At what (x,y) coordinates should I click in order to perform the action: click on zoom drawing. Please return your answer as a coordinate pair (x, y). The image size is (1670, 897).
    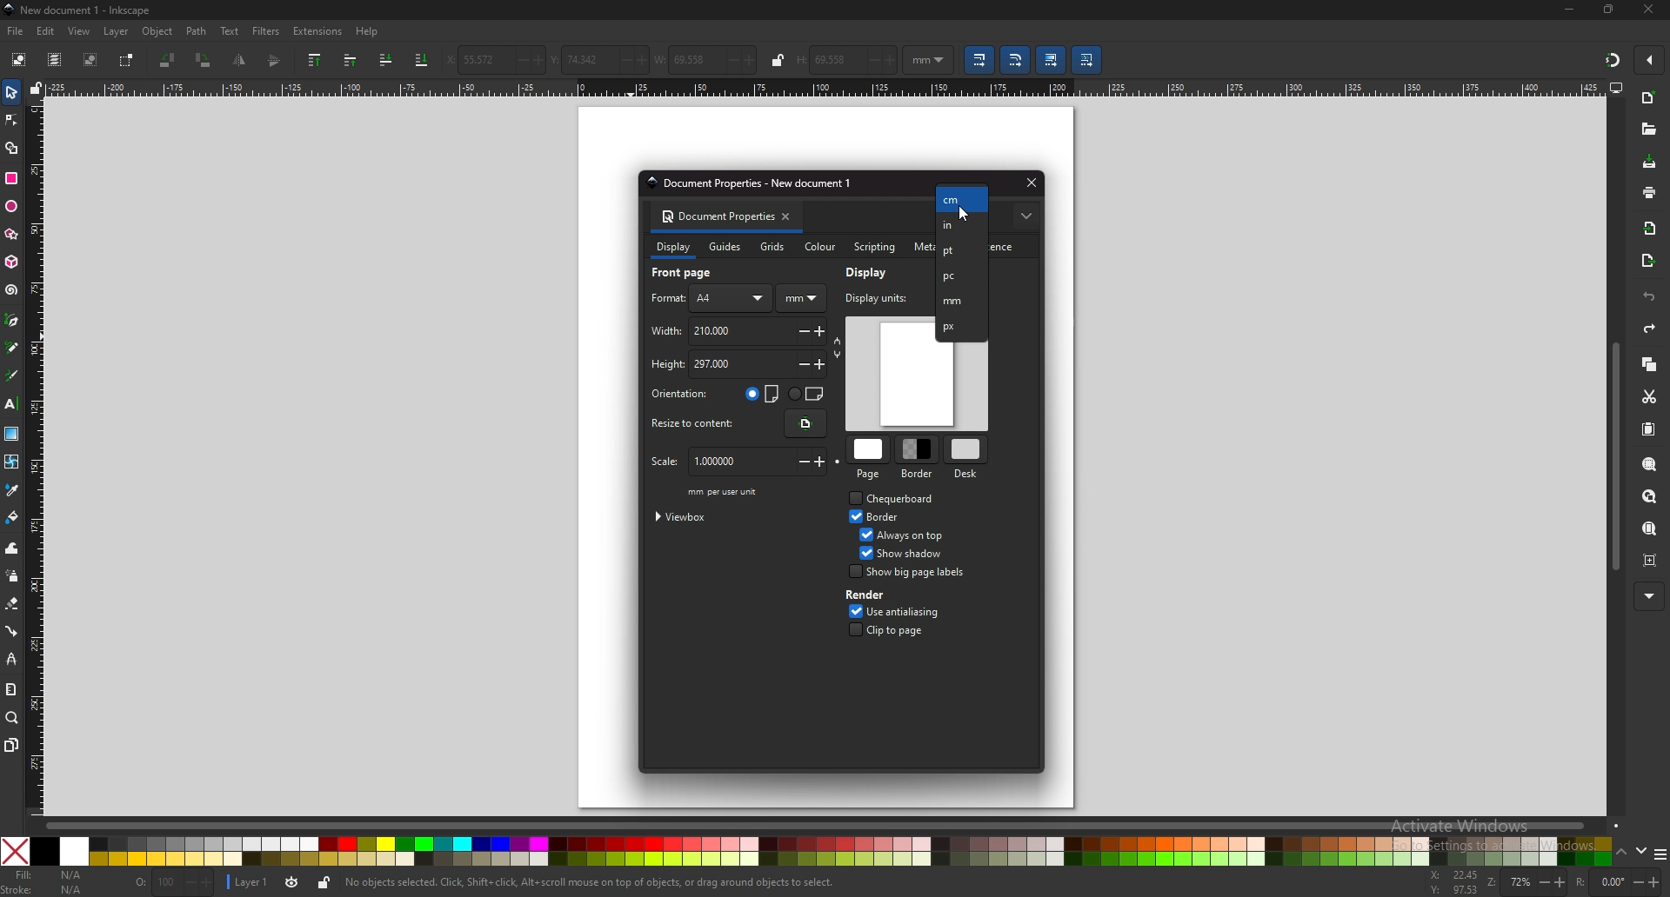
    Looking at the image, I should click on (1650, 496).